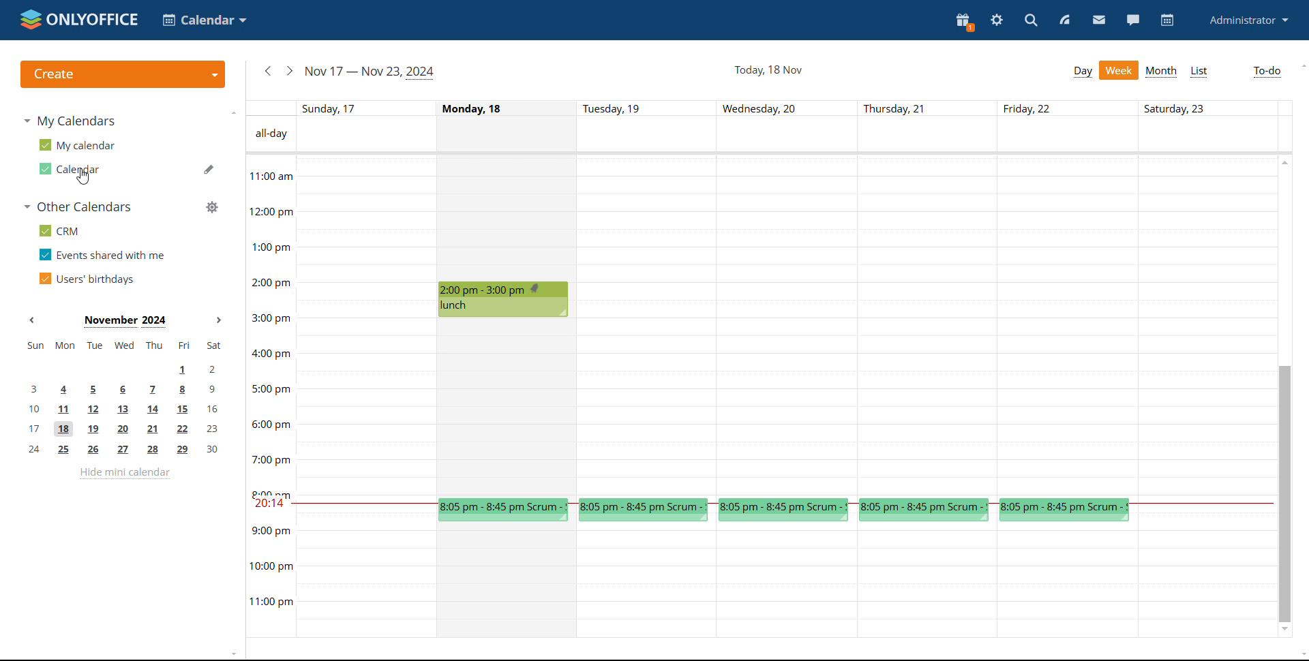 This screenshot has width=1309, height=661. Describe the element at coordinates (205, 20) in the screenshot. I see `Select application` at that location.